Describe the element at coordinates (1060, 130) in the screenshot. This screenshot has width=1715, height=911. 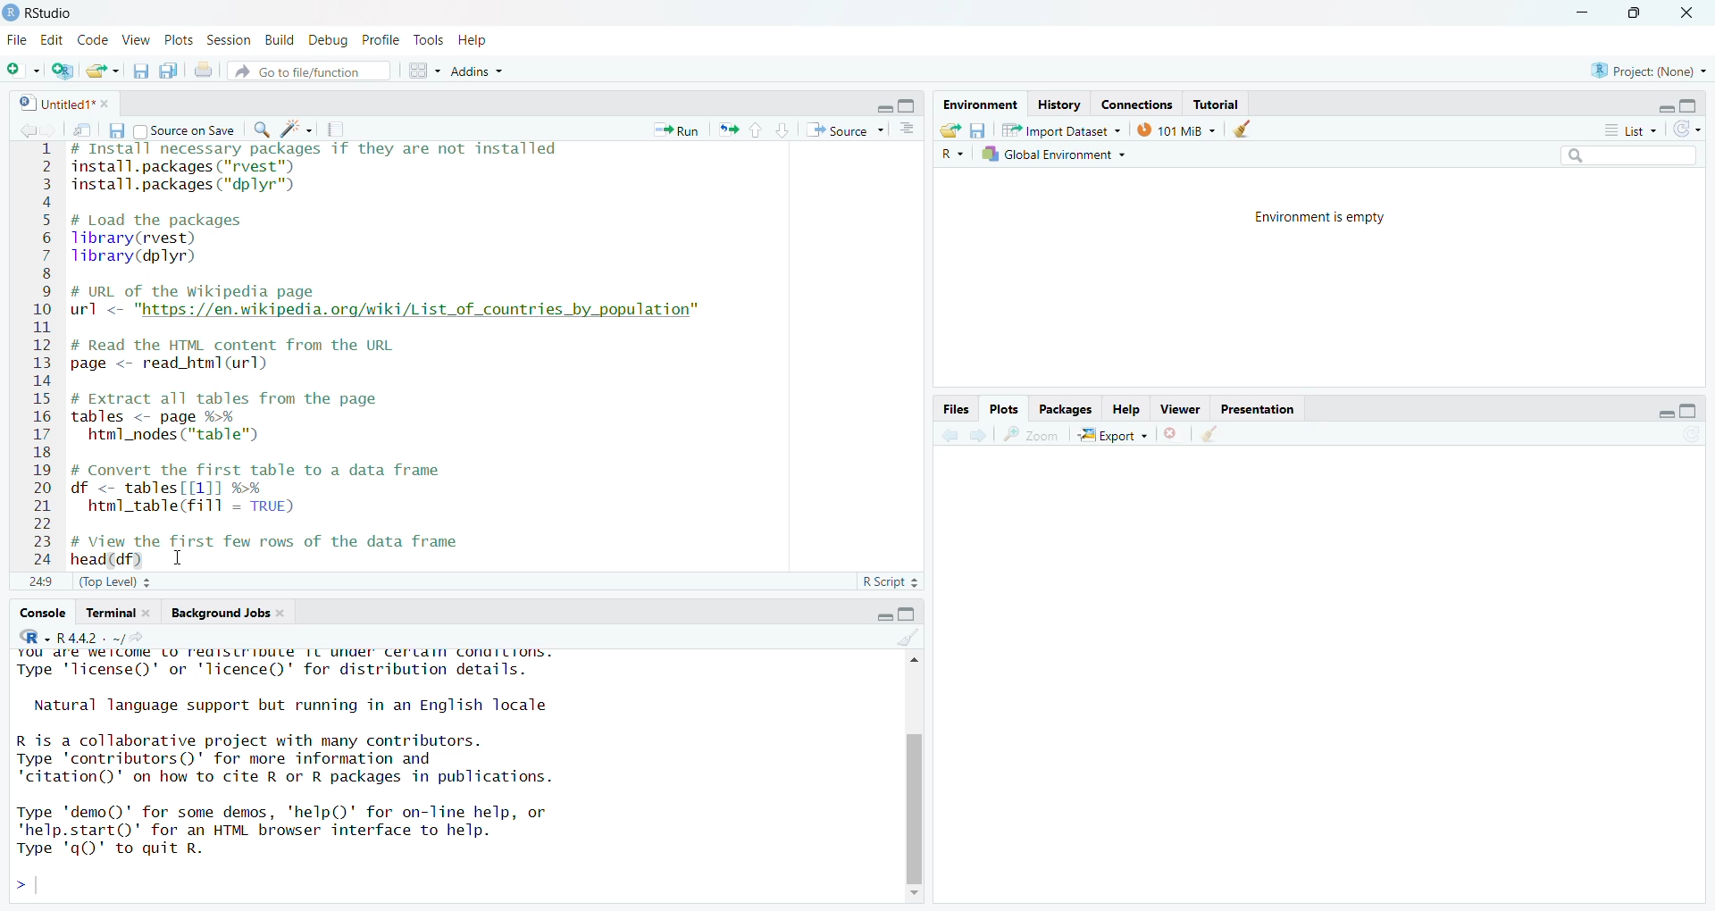
I see `Import Dataset` at that location.